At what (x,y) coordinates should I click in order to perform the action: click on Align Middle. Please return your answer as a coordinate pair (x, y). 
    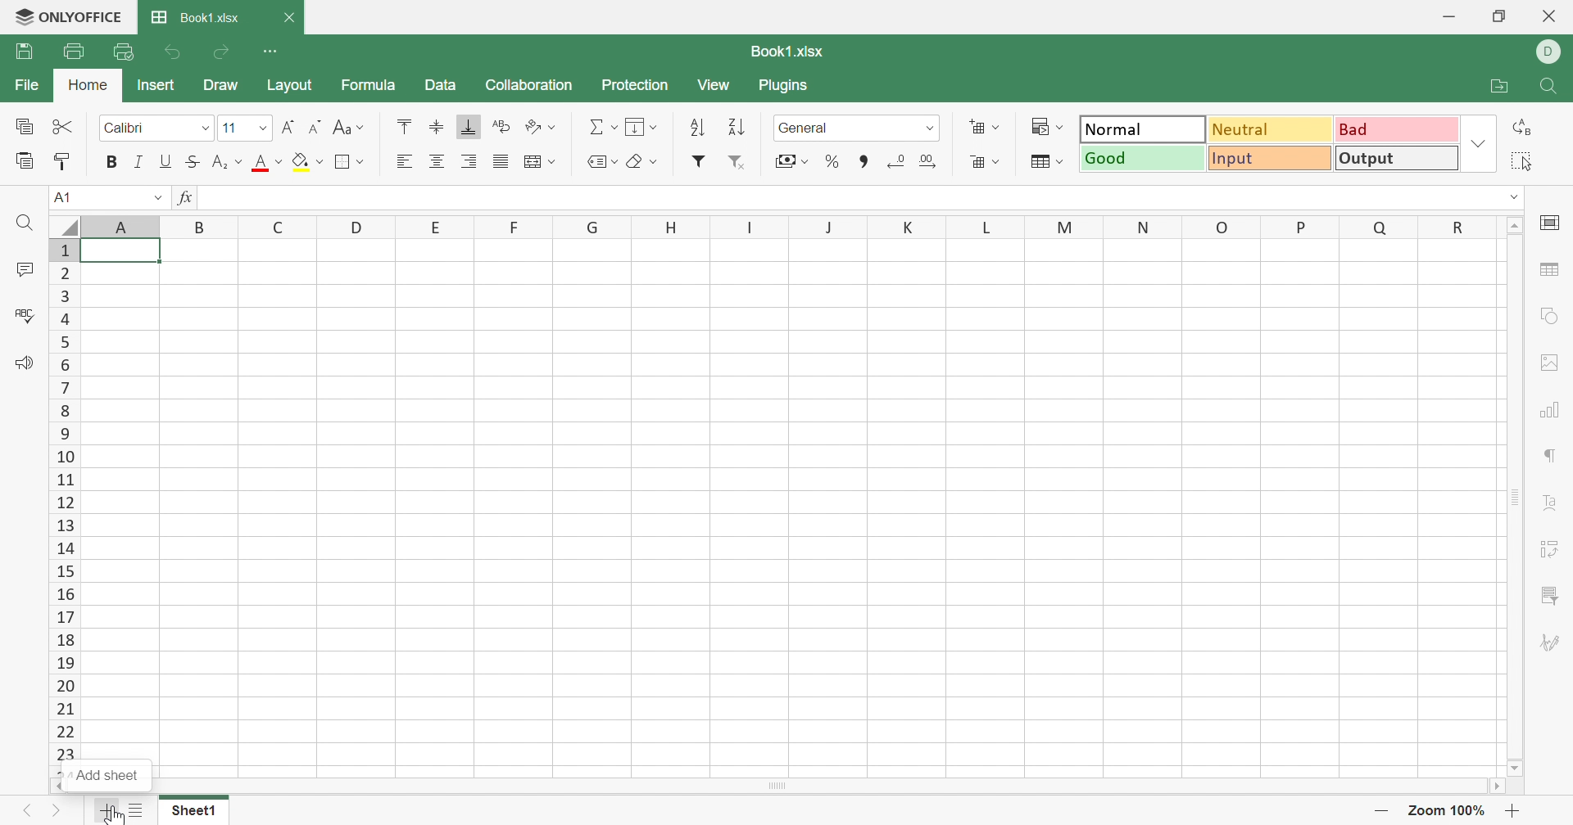
    Looking at the image, I should click on (437, 126).